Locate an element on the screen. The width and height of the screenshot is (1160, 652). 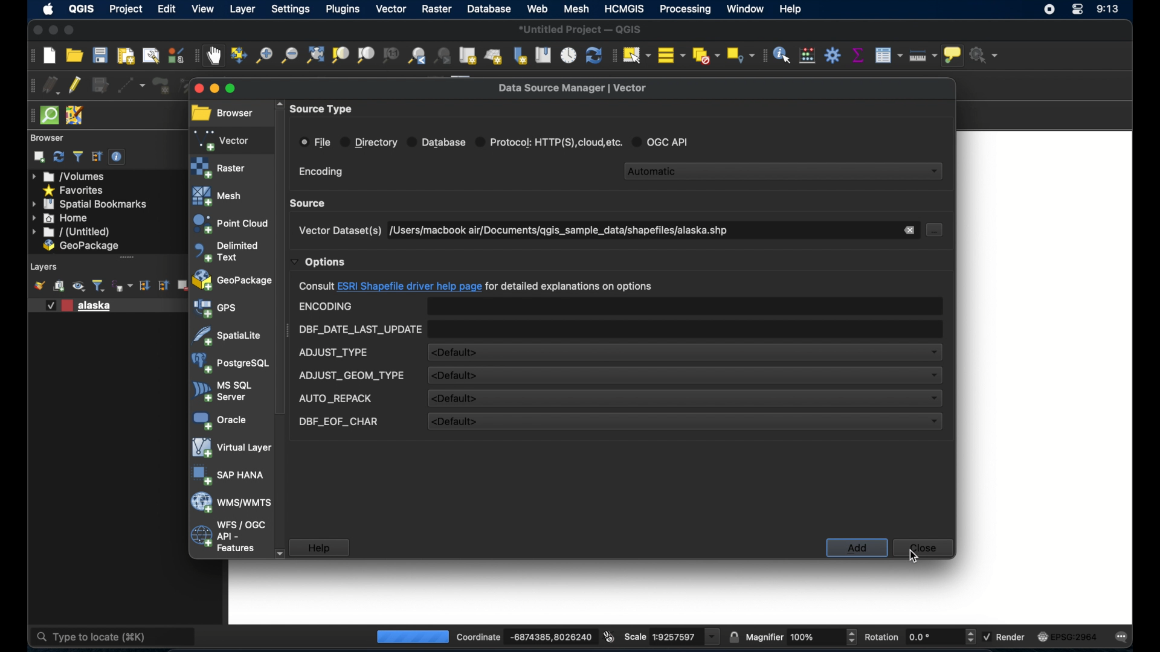
vector dataset(s) is located at coordinates (338, 231).